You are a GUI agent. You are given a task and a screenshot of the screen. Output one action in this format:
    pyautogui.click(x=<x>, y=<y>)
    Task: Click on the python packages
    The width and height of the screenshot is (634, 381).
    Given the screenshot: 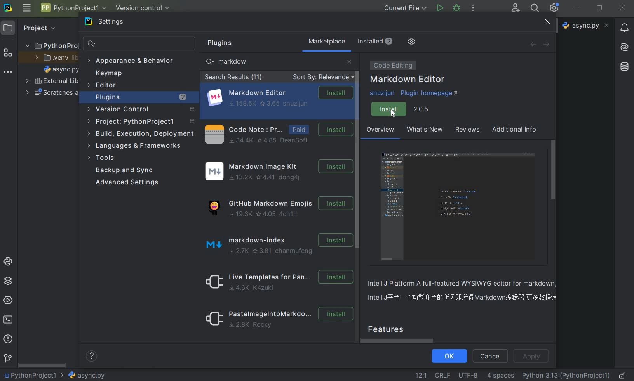 What is the action you would take?
    pyautogui.click(x=7, y=282)
    